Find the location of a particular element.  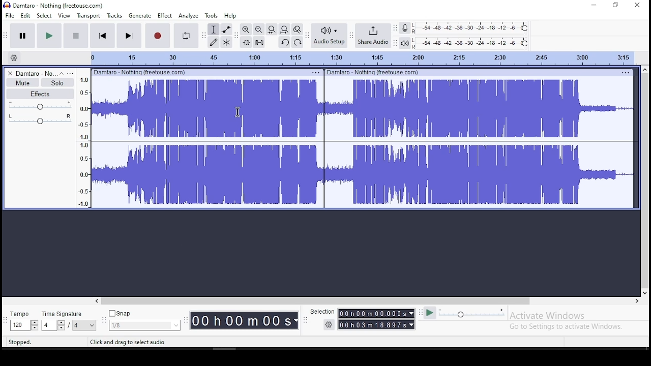

tempo toggle buttons is located at coordinates (24, 325).